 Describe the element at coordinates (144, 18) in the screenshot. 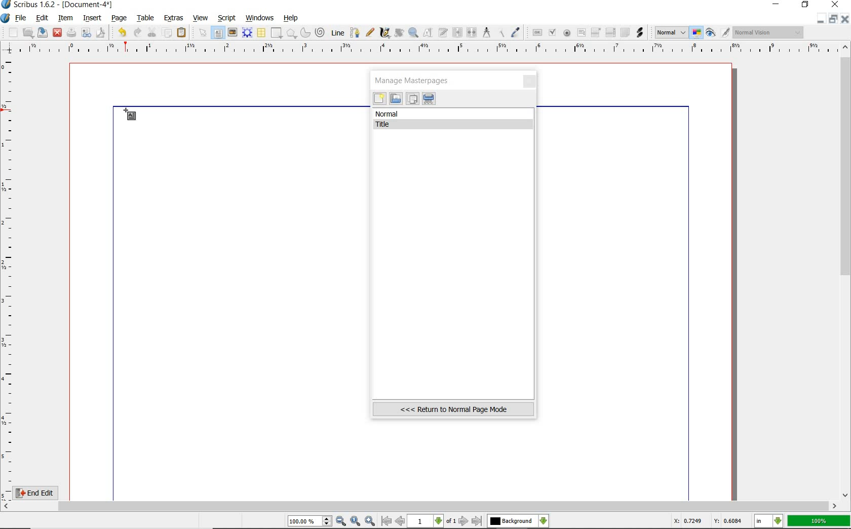

I see `table` at that location.